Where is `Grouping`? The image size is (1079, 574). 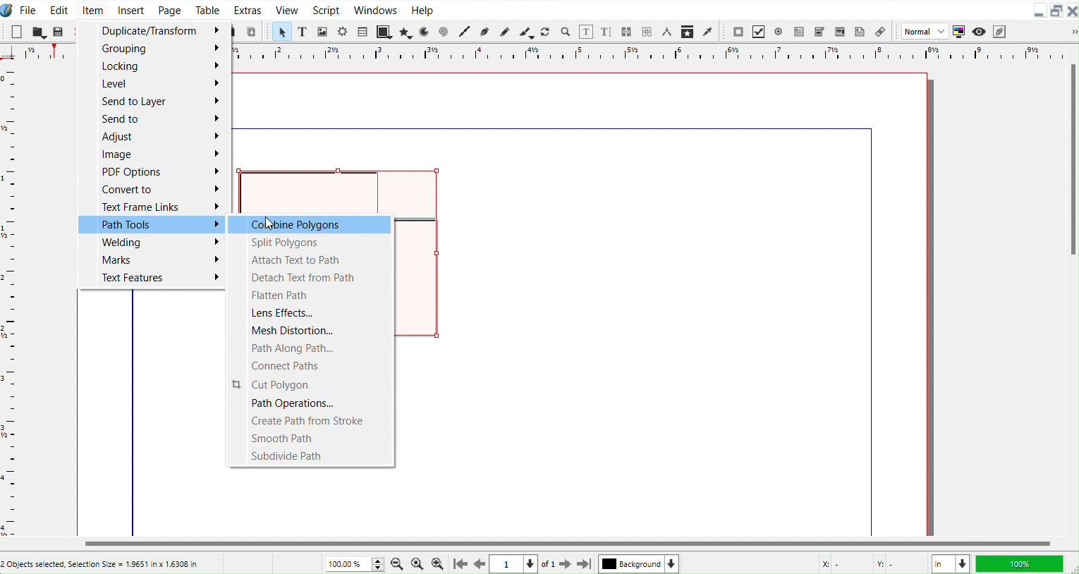
Grouping is located at coordinates (153, 49).